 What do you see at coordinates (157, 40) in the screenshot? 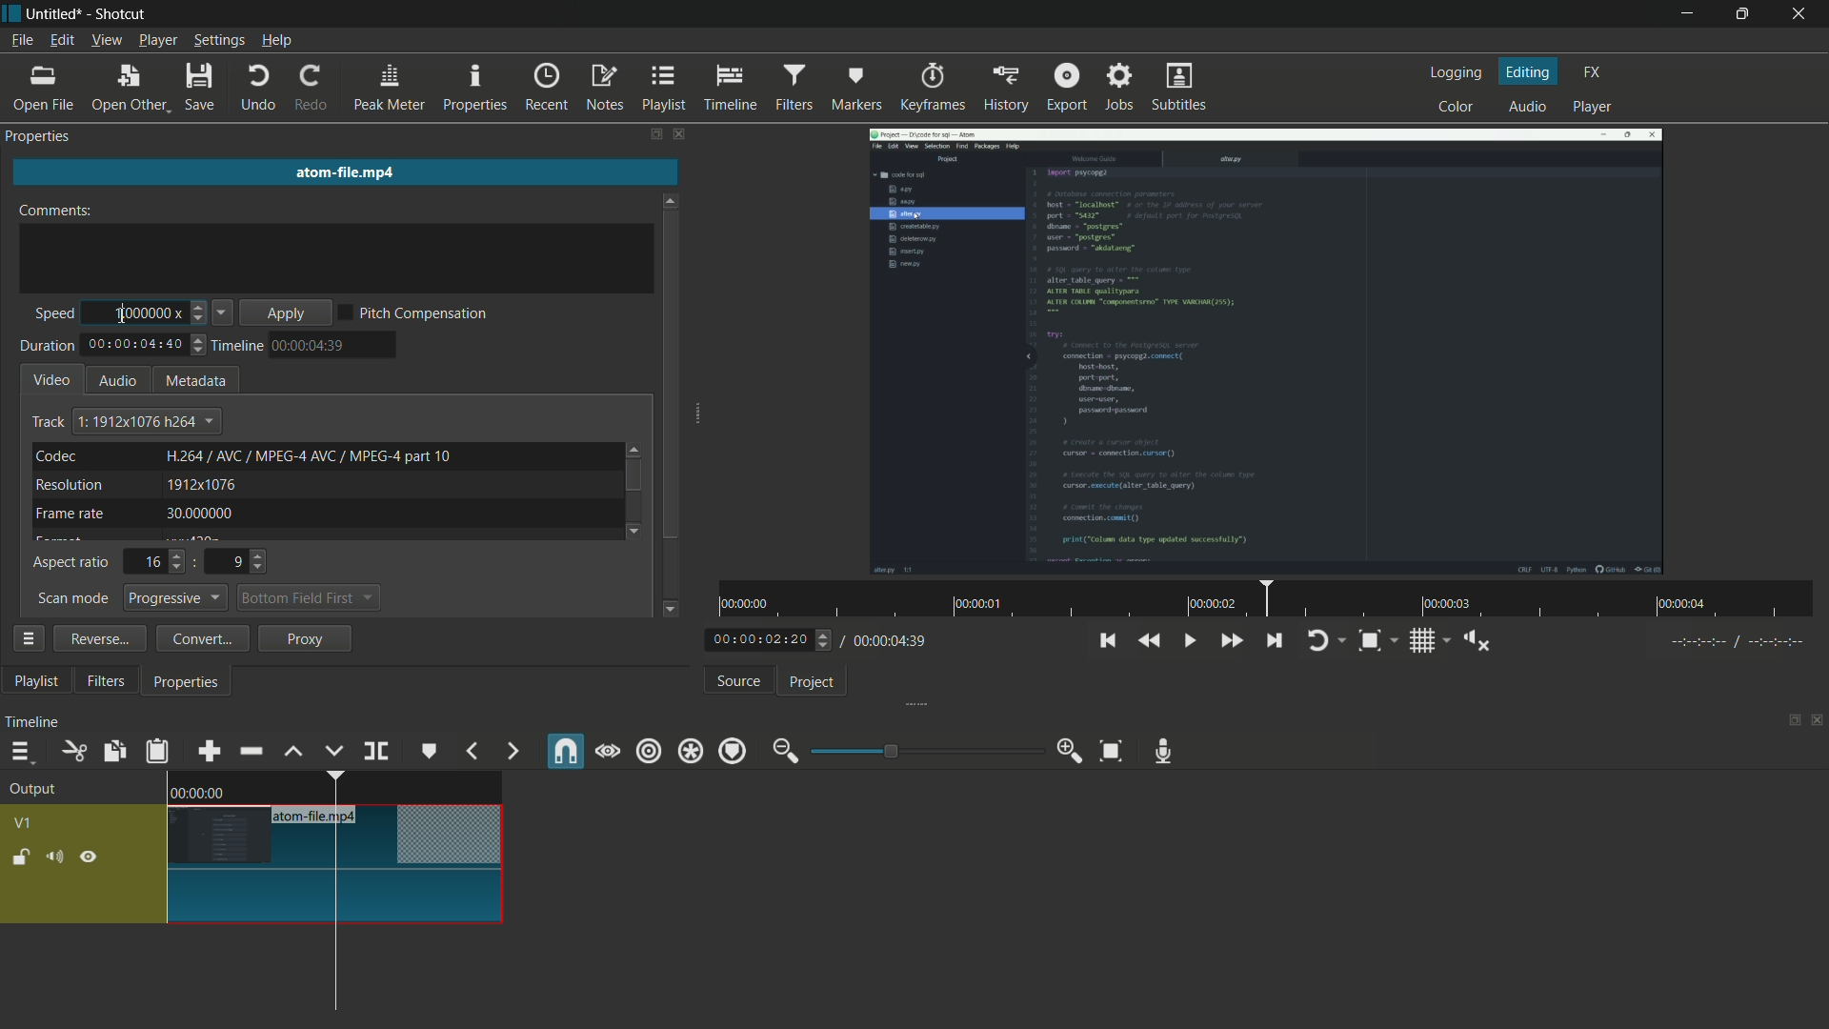
I see `player menu` at bounding box center [157, 40].